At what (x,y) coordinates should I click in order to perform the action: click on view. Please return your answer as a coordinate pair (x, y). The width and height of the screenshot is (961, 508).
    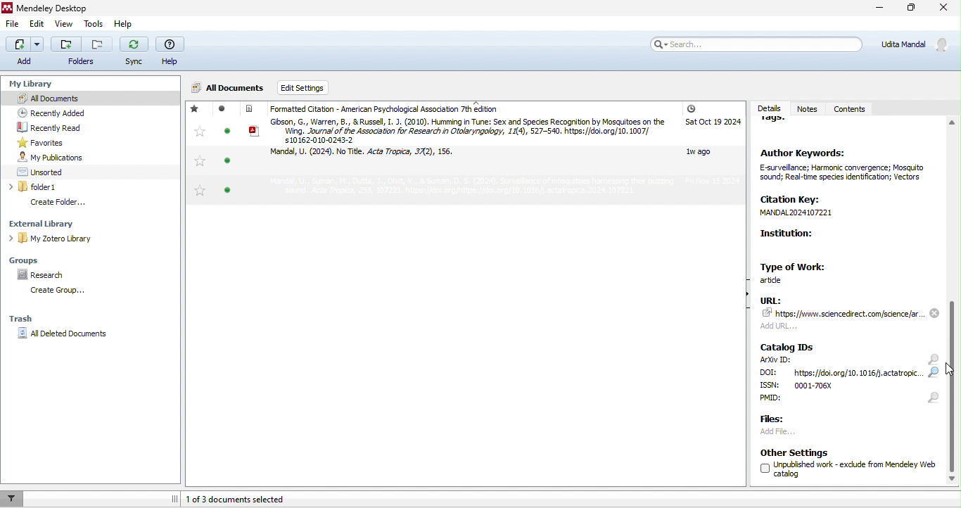
    Looking at the image, I should click on (62, 25).